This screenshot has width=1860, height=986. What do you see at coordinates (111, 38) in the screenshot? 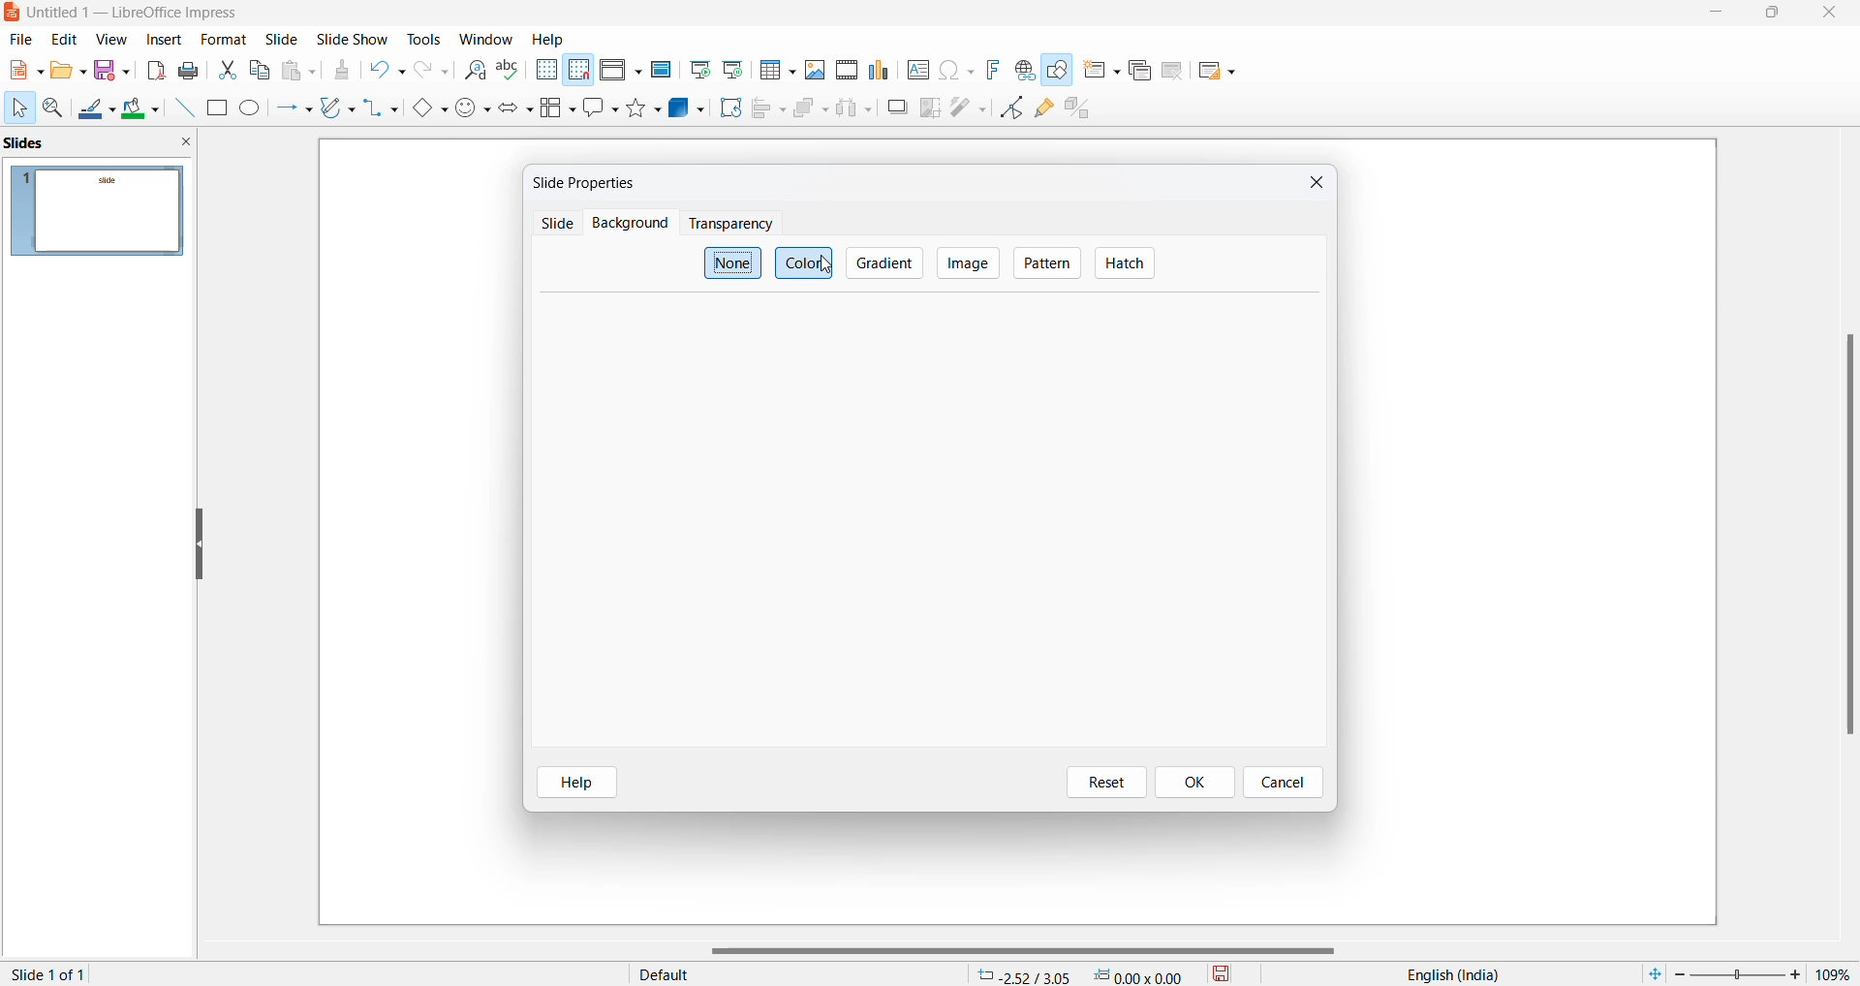
I see `view navigation` at bounding box center [111, 38].